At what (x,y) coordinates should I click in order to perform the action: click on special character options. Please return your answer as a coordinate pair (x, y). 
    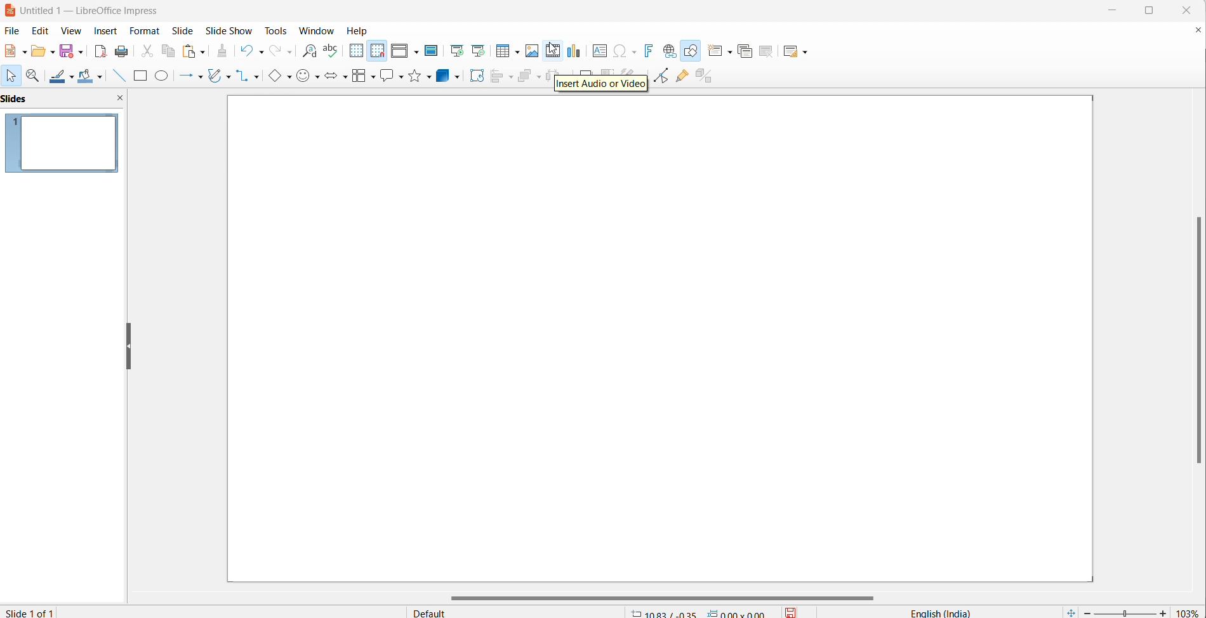
    Looking at the image, I should click on (635, 51).